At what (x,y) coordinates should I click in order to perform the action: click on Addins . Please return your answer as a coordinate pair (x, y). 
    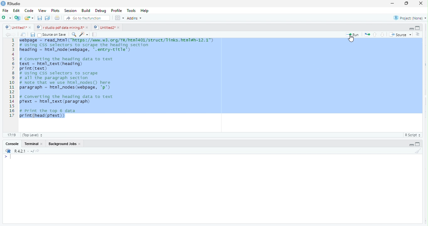
    Looking at the image, I should click on (136, 18).